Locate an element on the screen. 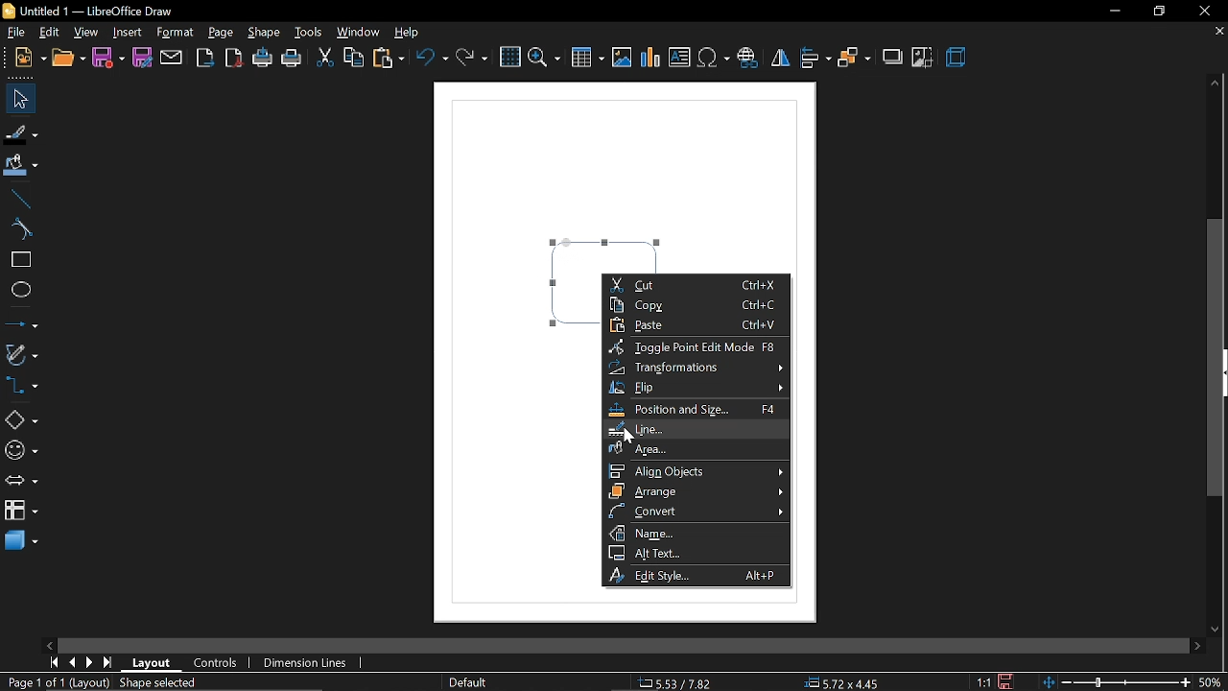 The image size is (1228, 691). grid is located at coordinates (510, 58).